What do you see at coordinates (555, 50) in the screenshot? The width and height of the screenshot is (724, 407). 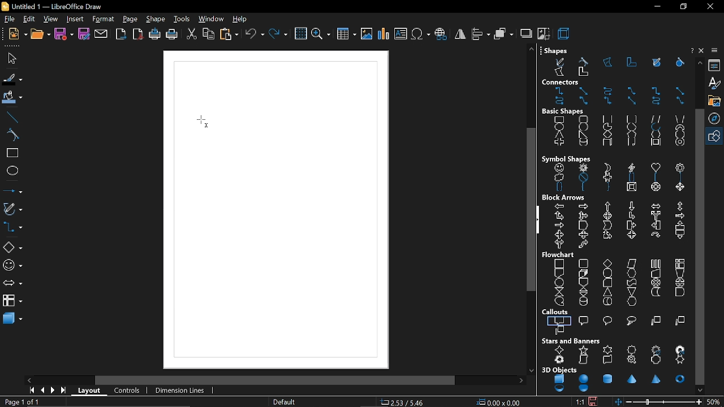 I see `shapes` at bounding box center [555, 50].